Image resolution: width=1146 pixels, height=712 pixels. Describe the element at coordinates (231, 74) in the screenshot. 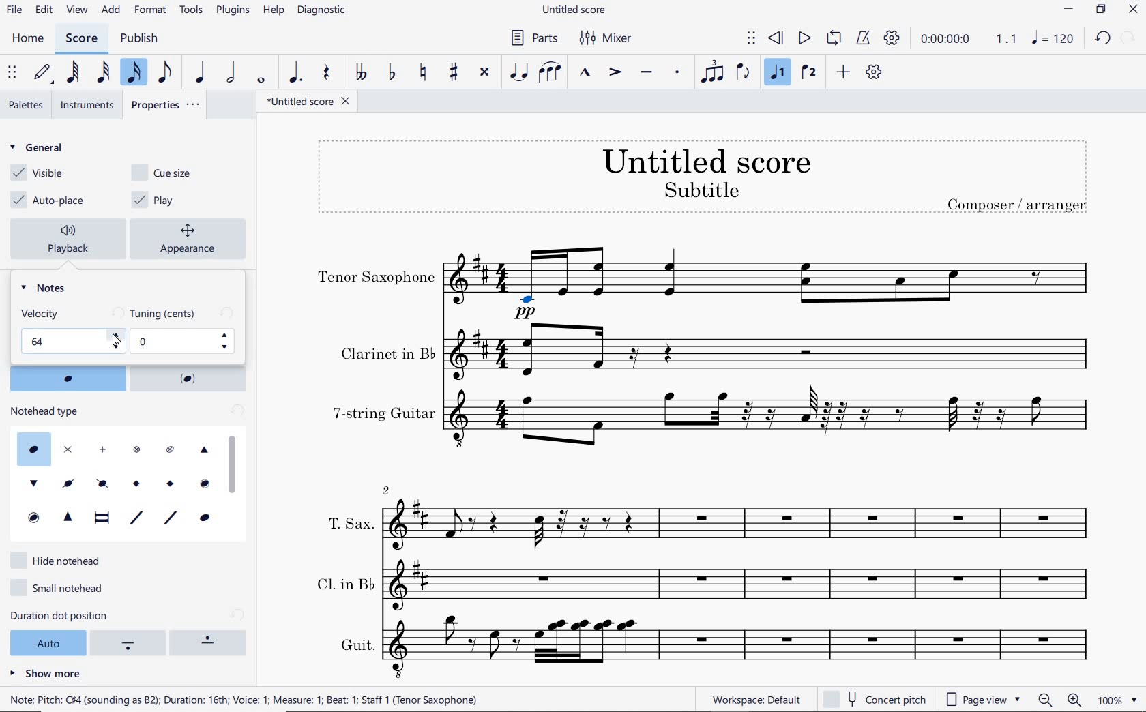

I see `HALF NOTE` at that location.